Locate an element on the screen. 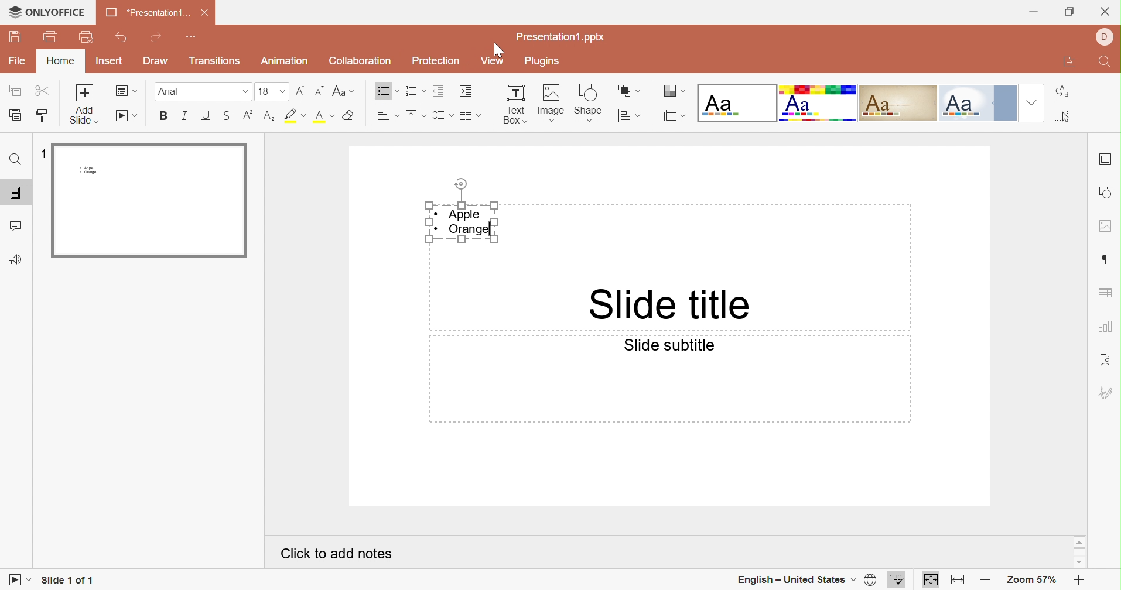 The image size is (1121, 590). Zoom 57% is located at coordinates (1030, 580).